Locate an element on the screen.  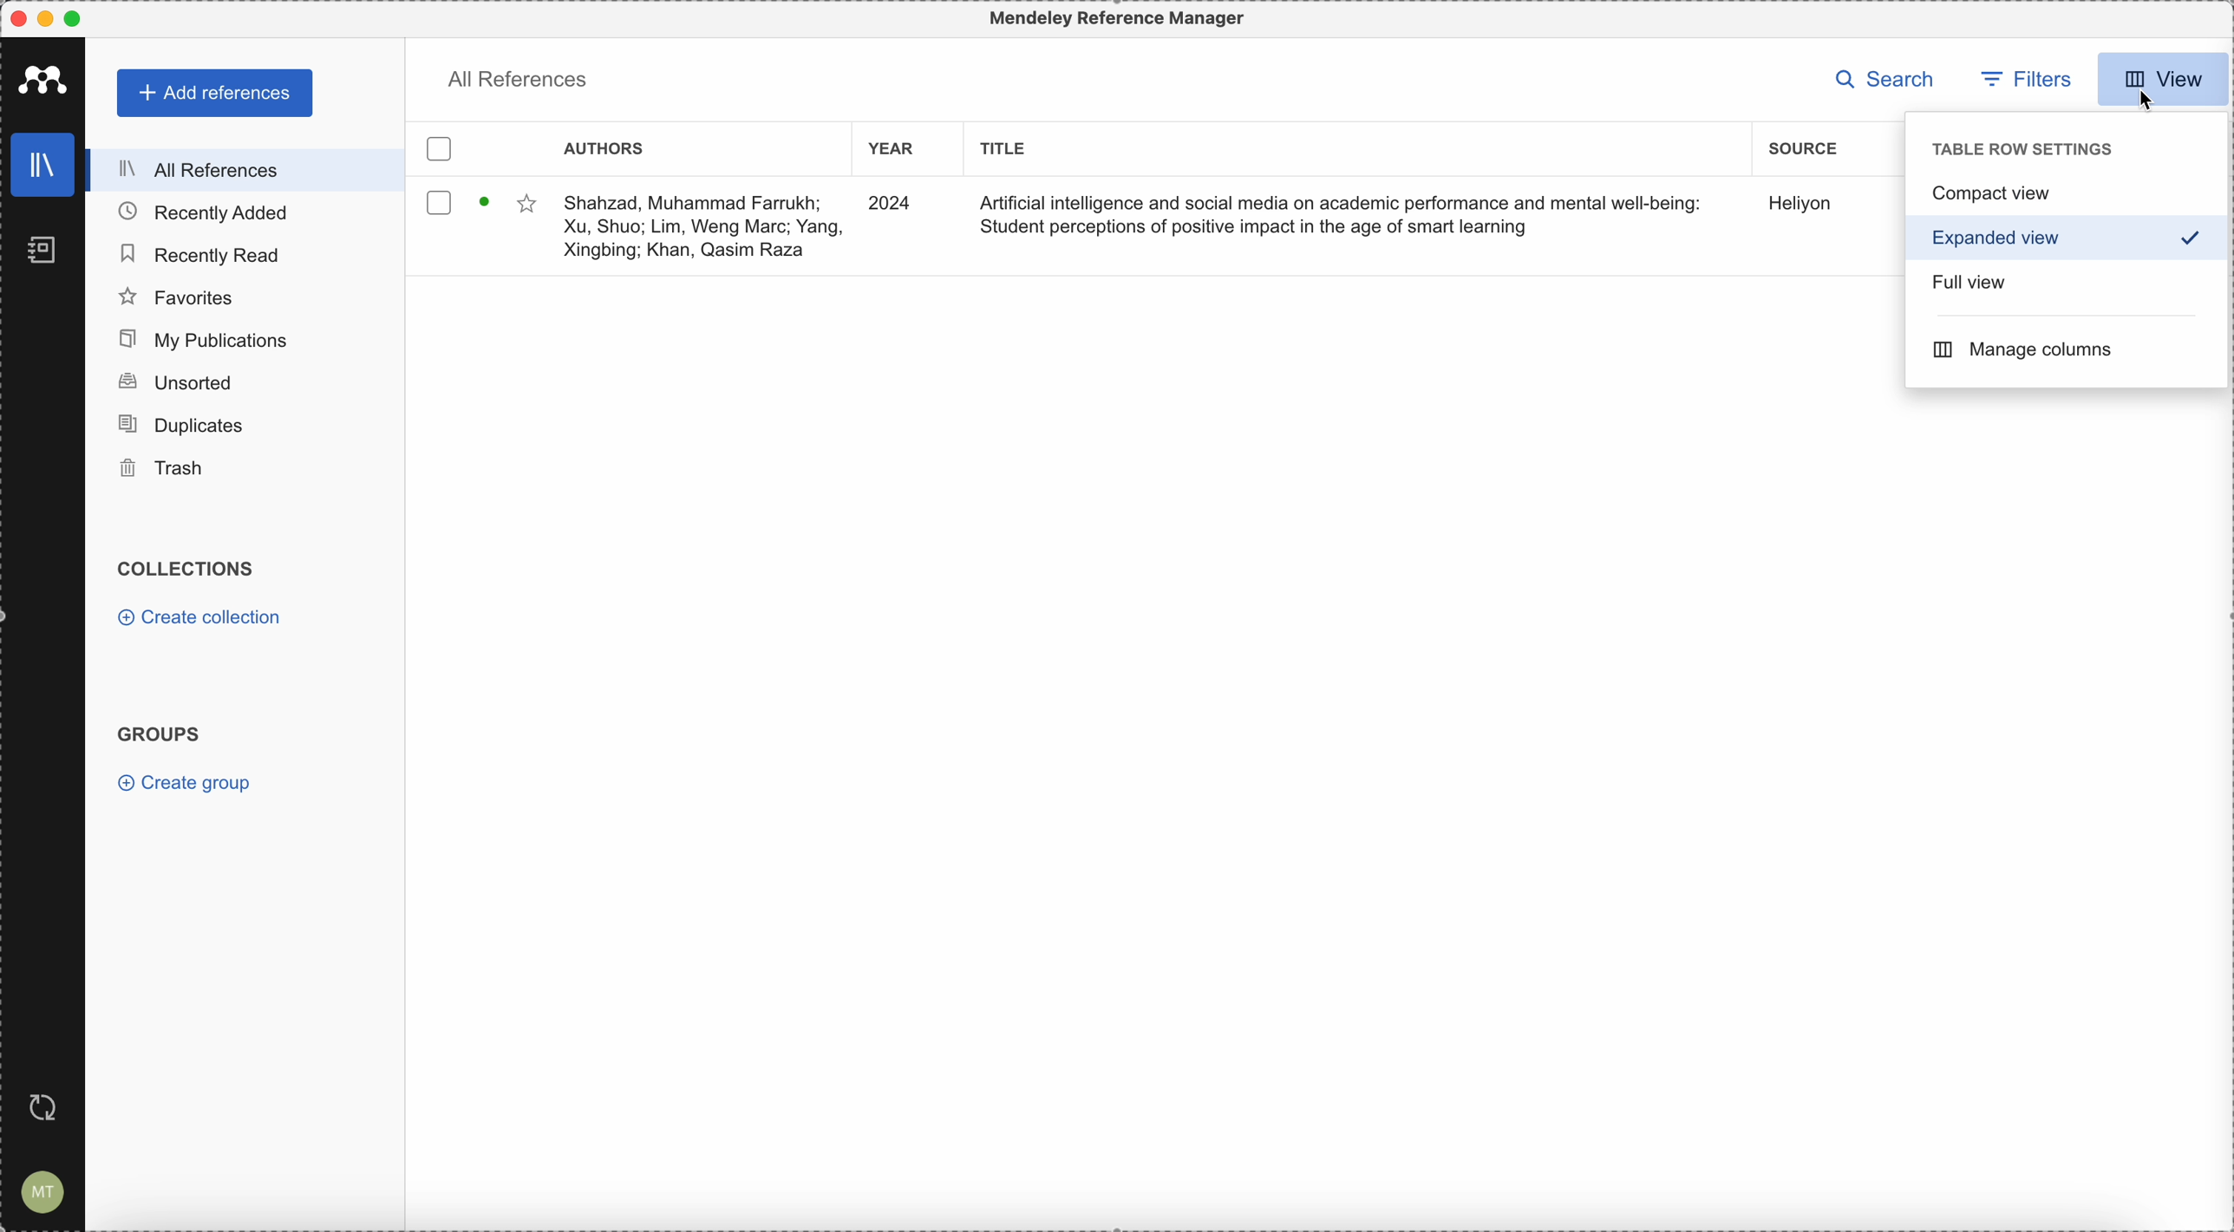
create collection is located at coordinates (204, 618).